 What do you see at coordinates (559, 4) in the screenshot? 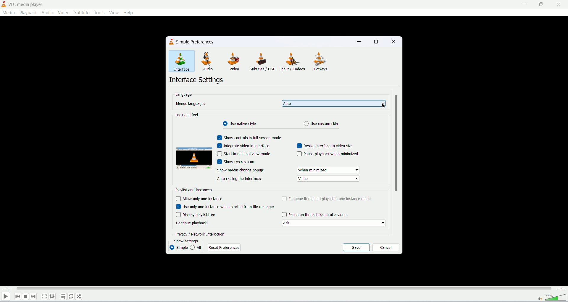
I see `close` at bounding box center [559, 4].